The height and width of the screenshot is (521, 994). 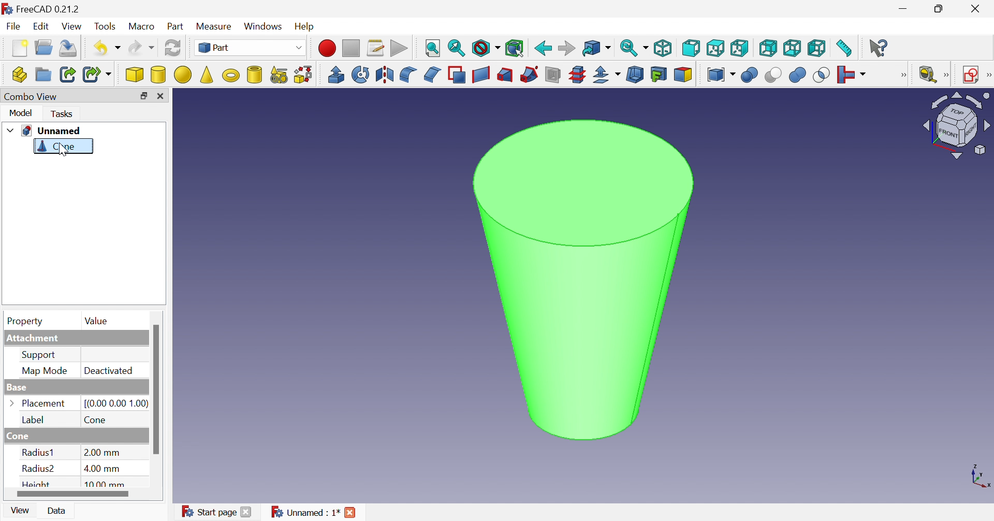 What do you see at coordinates (45, 403) in the screenshot?
I see `Palcement` at bounding box center [45, 403].